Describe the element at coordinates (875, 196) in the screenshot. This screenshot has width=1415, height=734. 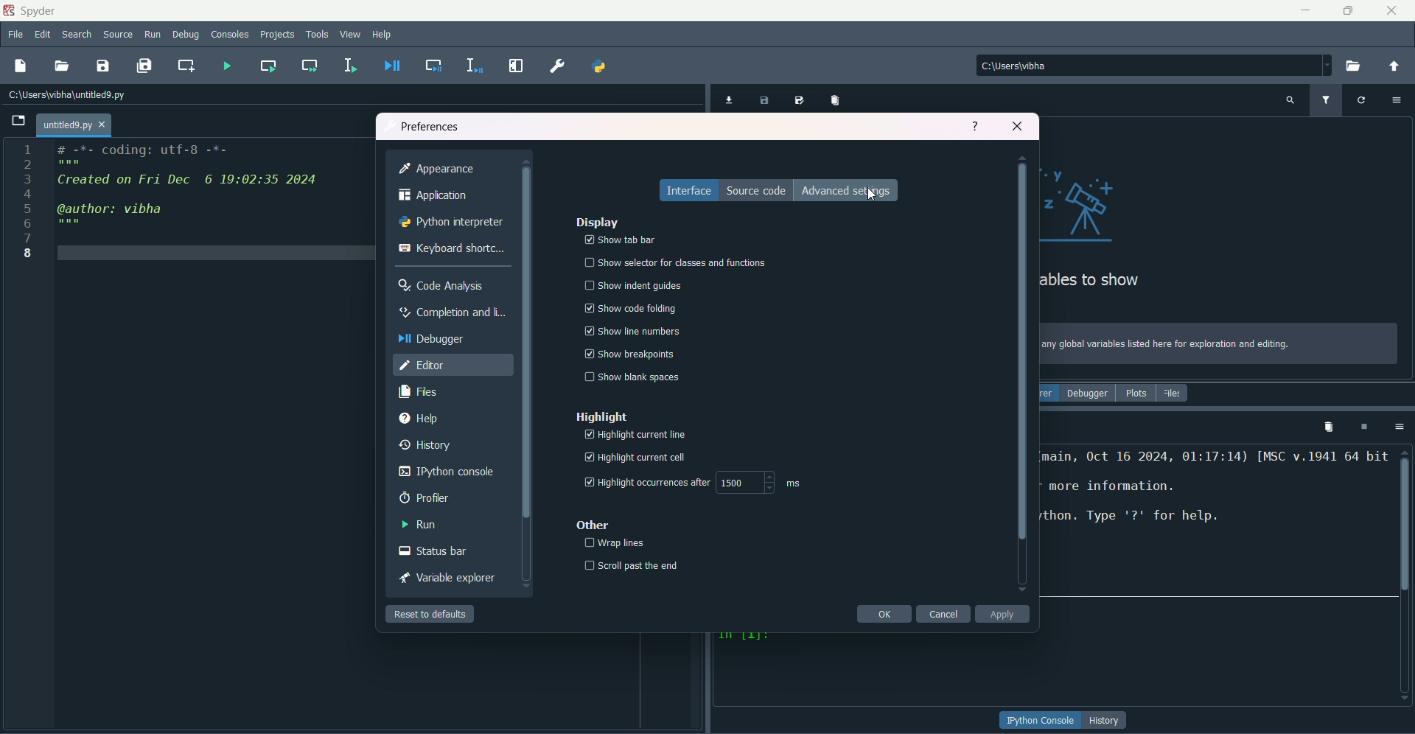
I see `Cursor` at that location.